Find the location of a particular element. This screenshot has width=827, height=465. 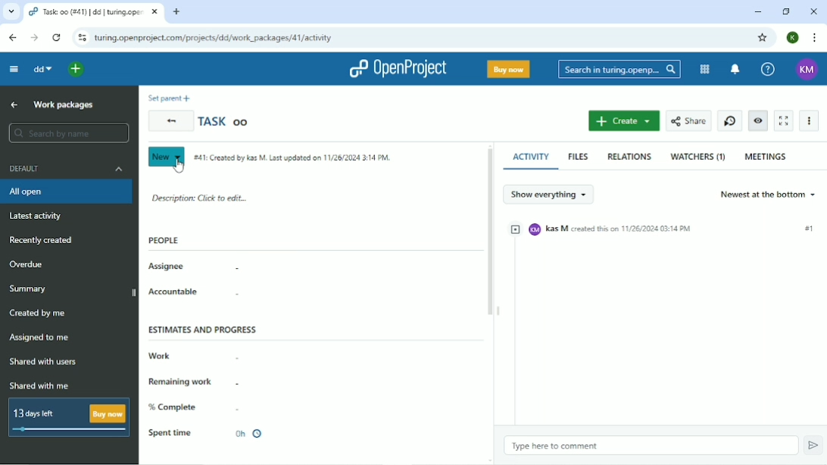

New tab is located at coordinates (176, 12).